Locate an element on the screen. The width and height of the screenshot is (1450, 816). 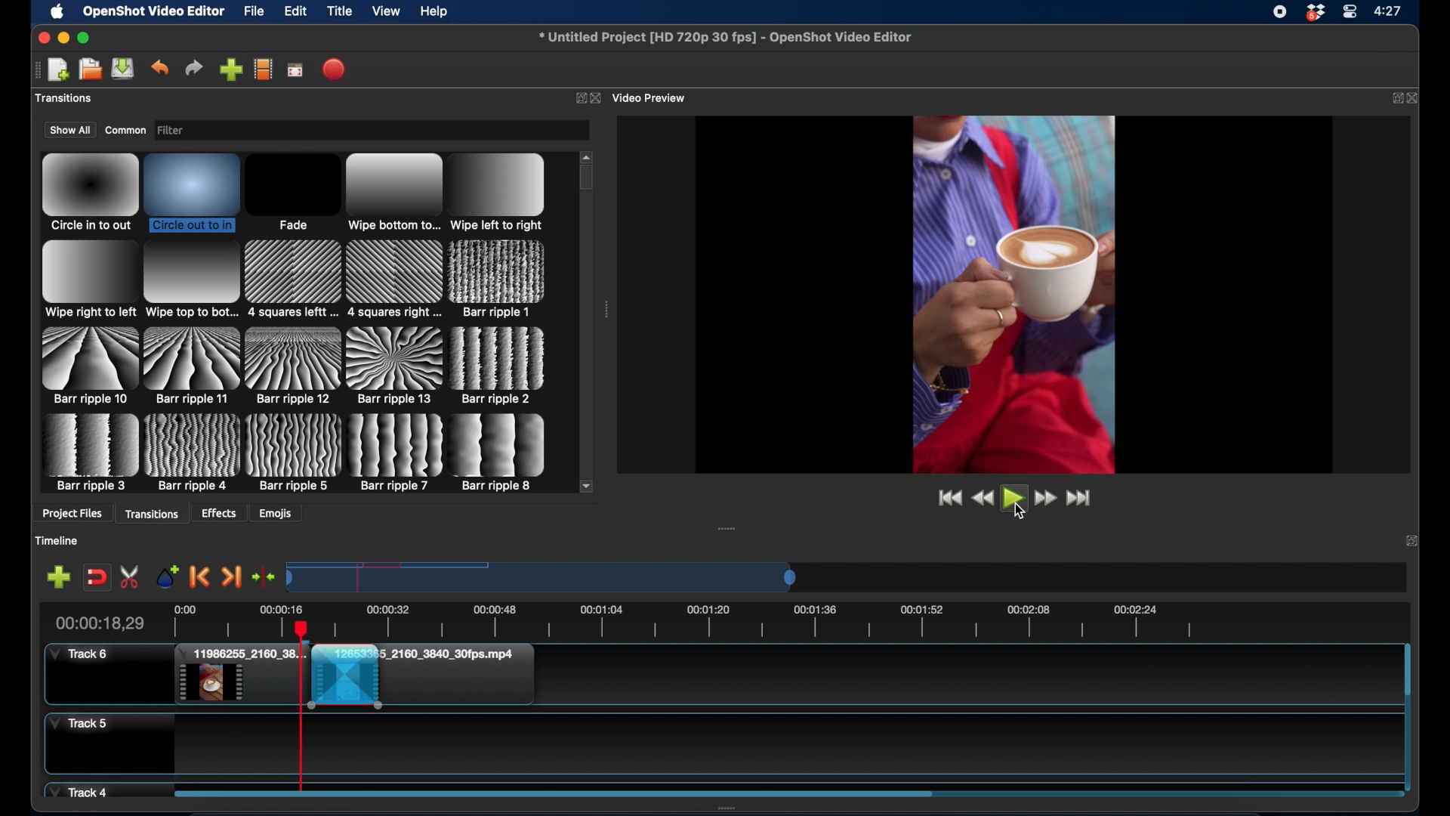
scroll down arrow is located at coordinates (587, 485).